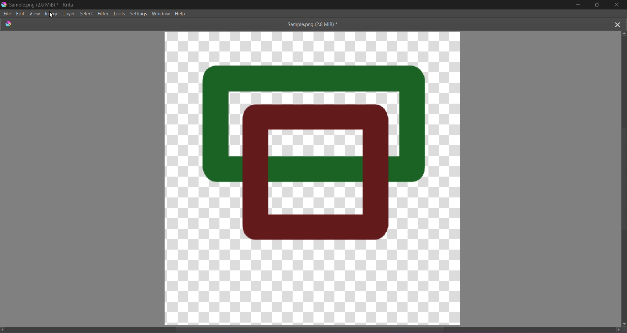 The width and height of the screenshot is (627, 333). Describe the element at coordinates (624, 32) in the screenshot. I see `Scroll up` at that location.